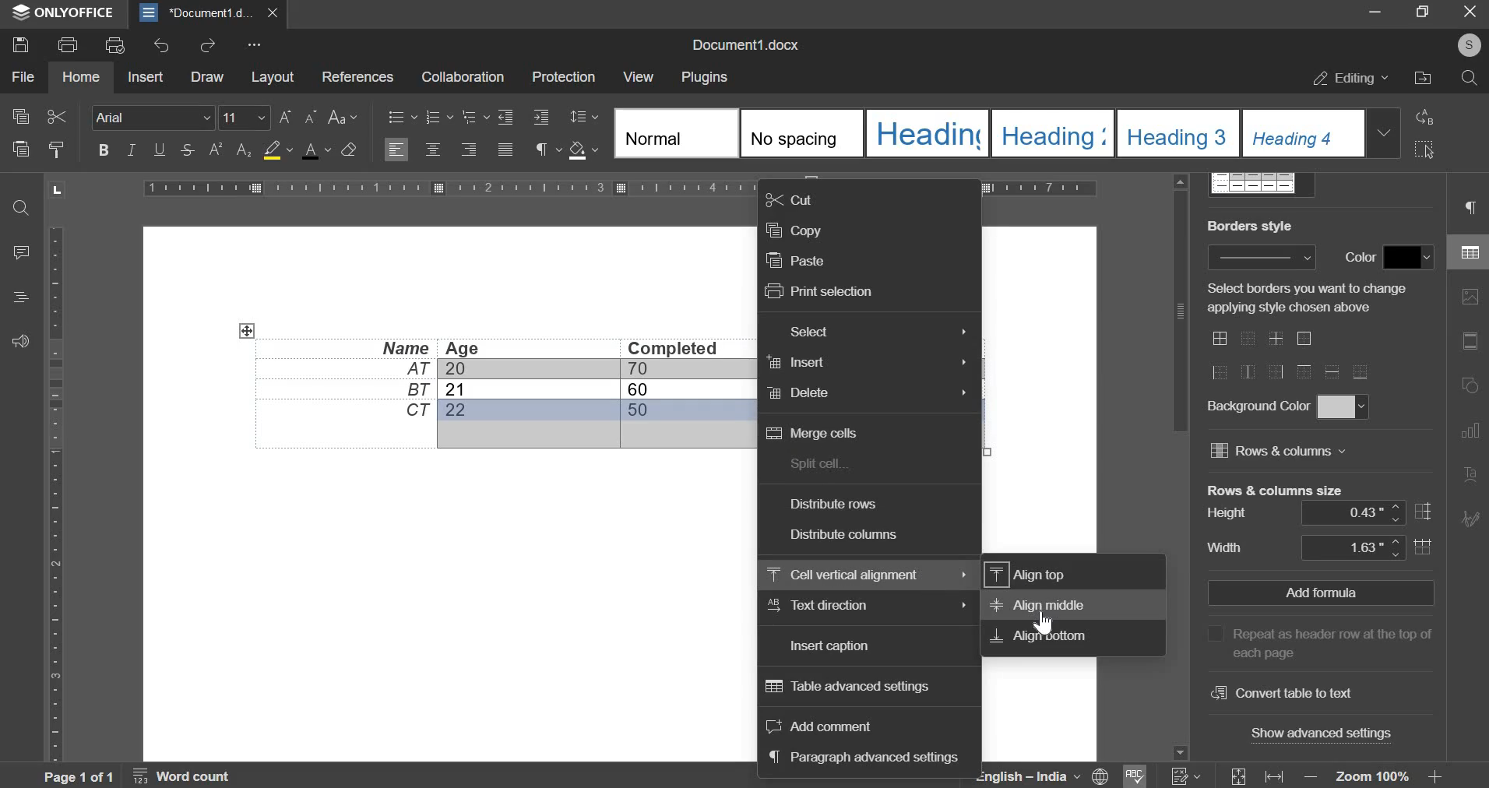  Describe the element at coordinates (340, 114) in the screenshot. I see `change case` at that location.